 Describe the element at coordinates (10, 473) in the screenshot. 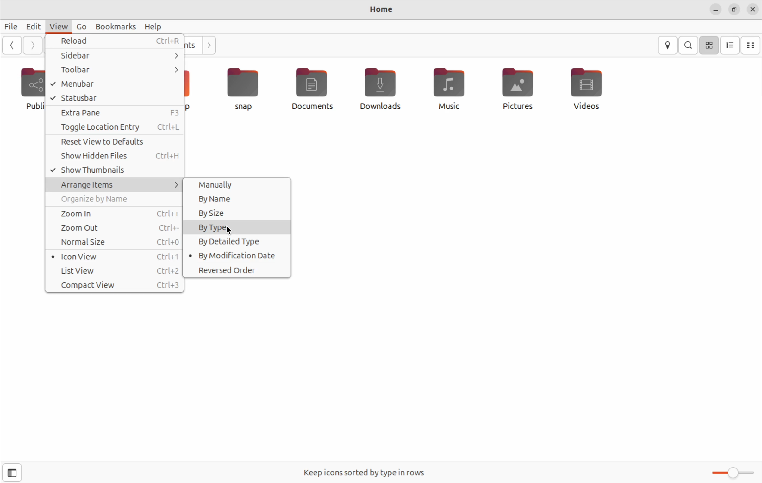

I see `side bar` at that location.